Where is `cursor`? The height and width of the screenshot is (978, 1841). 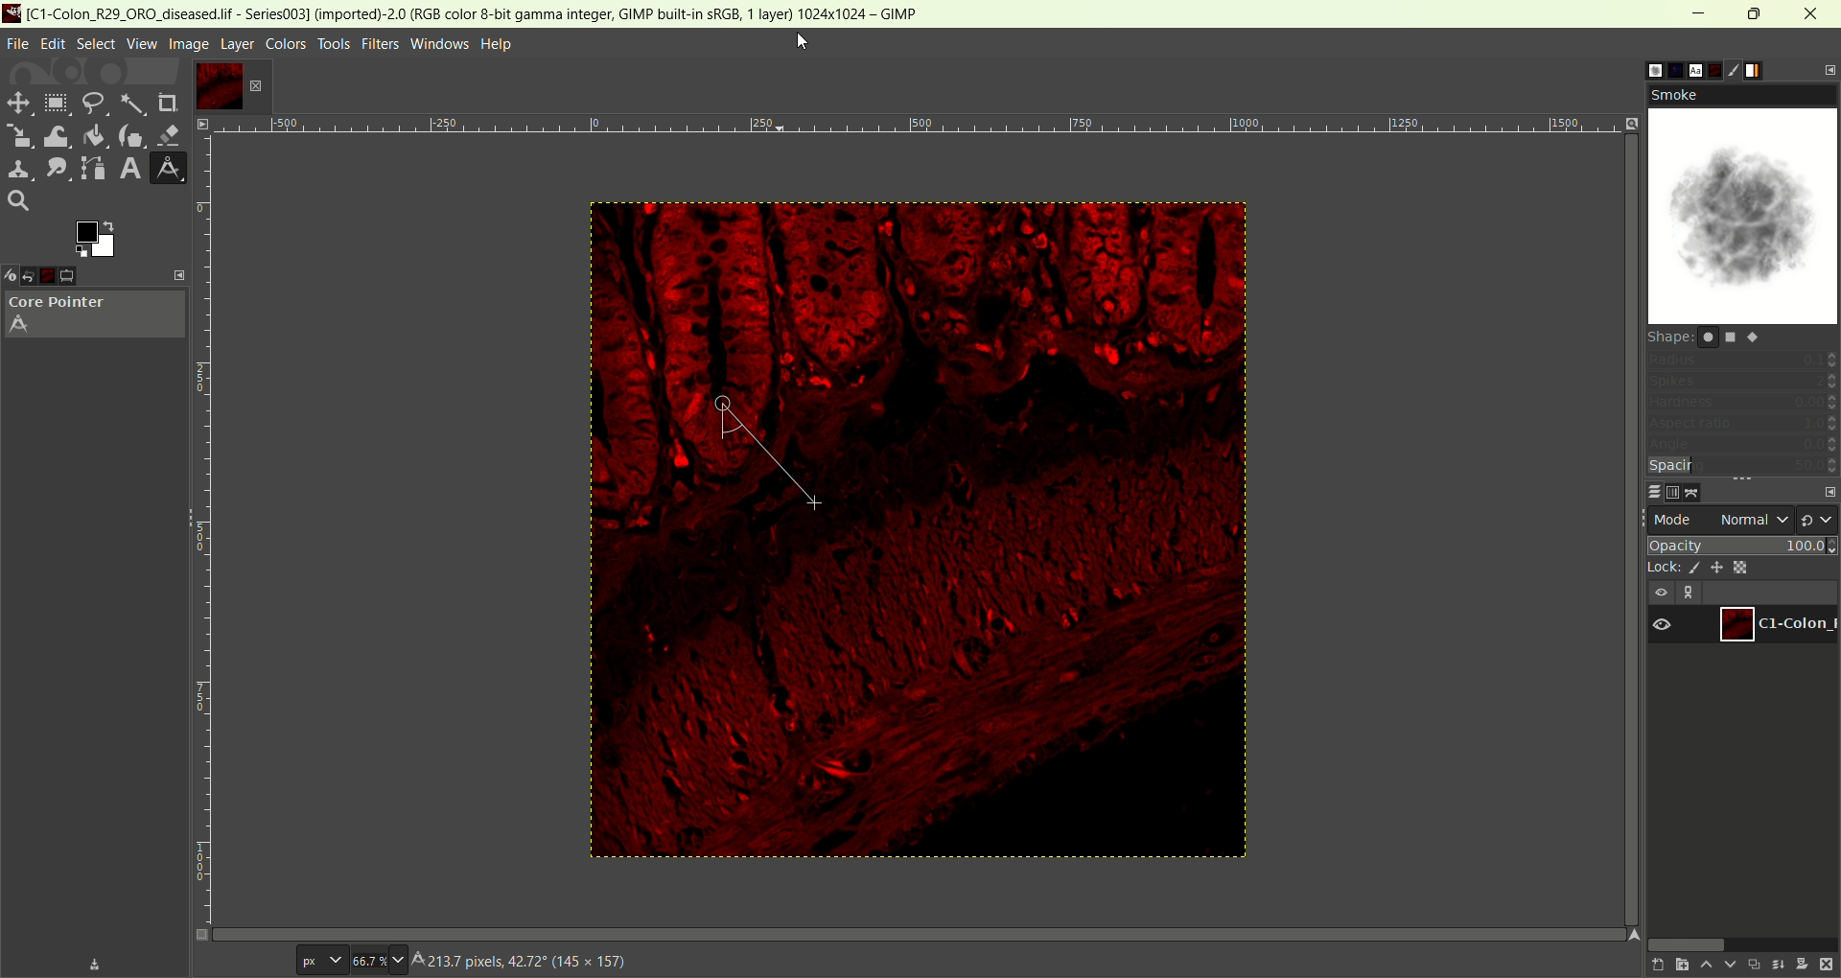 cursor is located at coordinates (801, 40).